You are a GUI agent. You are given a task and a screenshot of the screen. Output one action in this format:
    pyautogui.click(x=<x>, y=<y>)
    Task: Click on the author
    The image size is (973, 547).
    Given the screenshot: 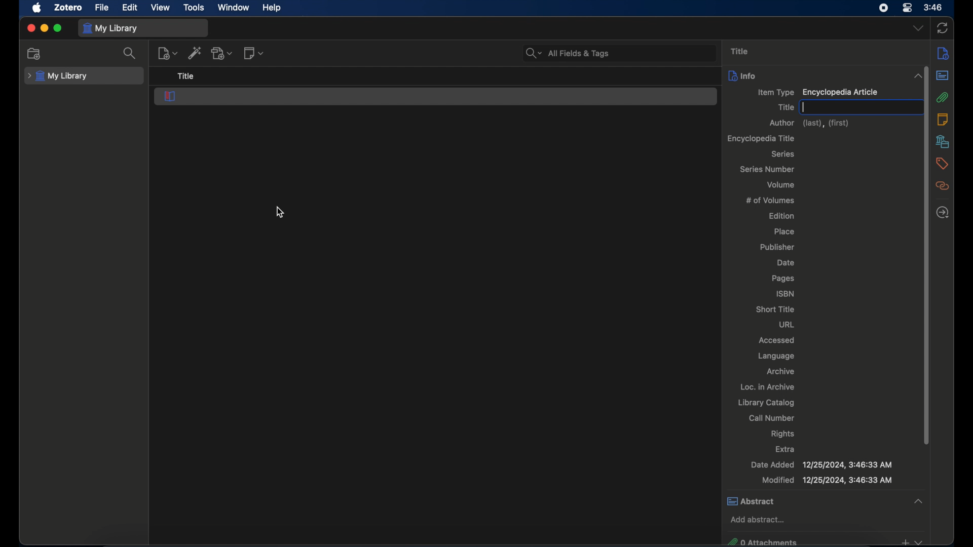 What is the action you would take?
    pyautogui.click(x=811, y=124)
    